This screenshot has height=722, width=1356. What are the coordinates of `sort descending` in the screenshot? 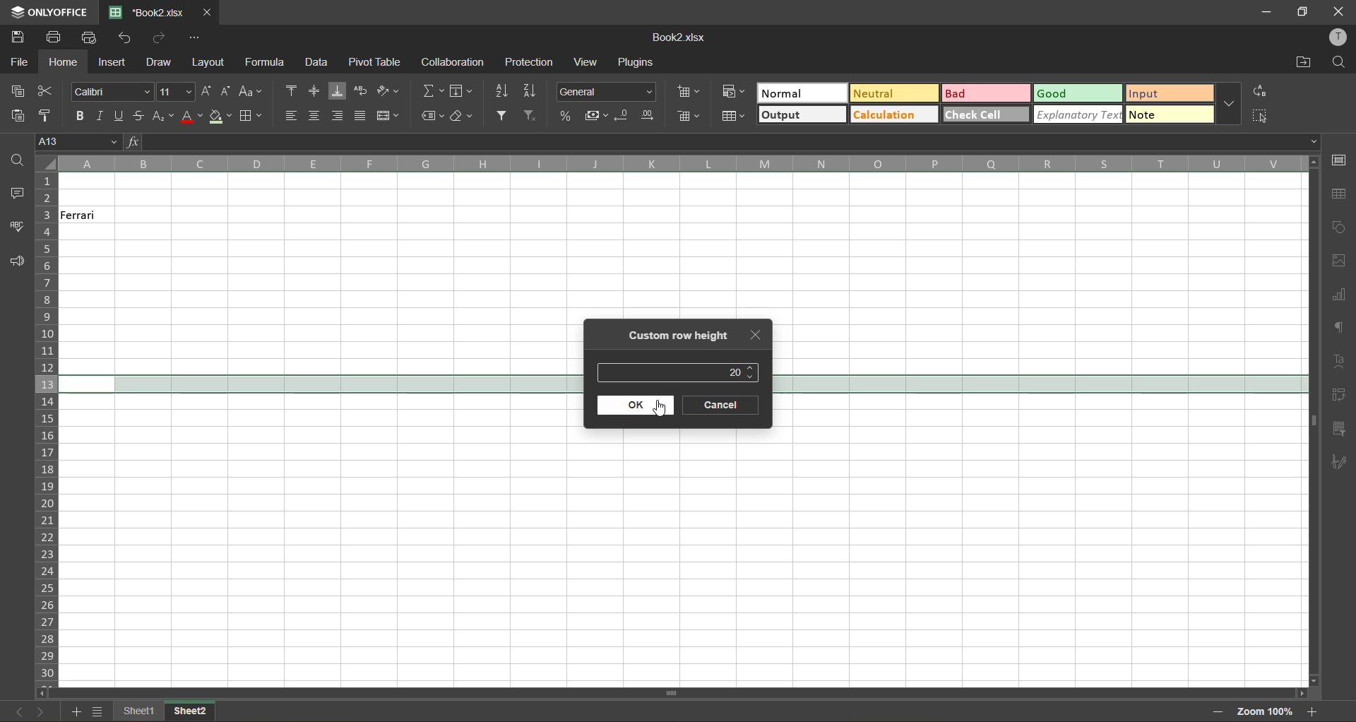 It's located at (534, 92).